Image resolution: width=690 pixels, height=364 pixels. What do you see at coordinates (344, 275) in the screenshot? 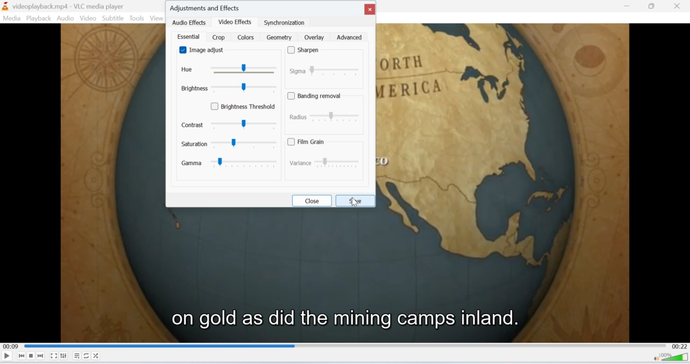
I see `video playback` at bounding box center [344, 275].